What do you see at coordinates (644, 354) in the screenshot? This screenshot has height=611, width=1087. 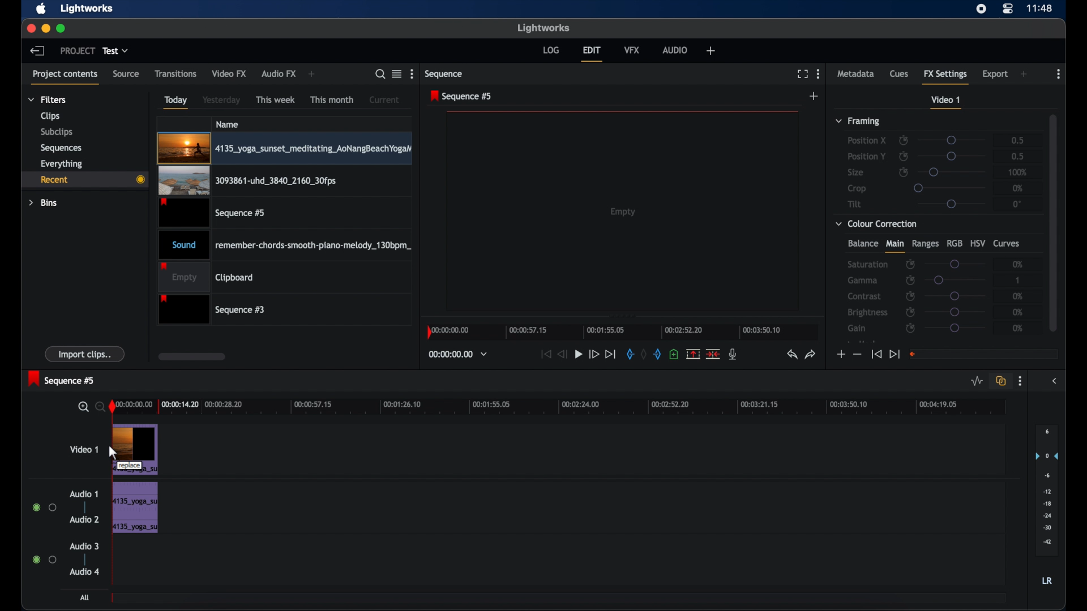 I see `clear marks` at bounding box center [644, 354].